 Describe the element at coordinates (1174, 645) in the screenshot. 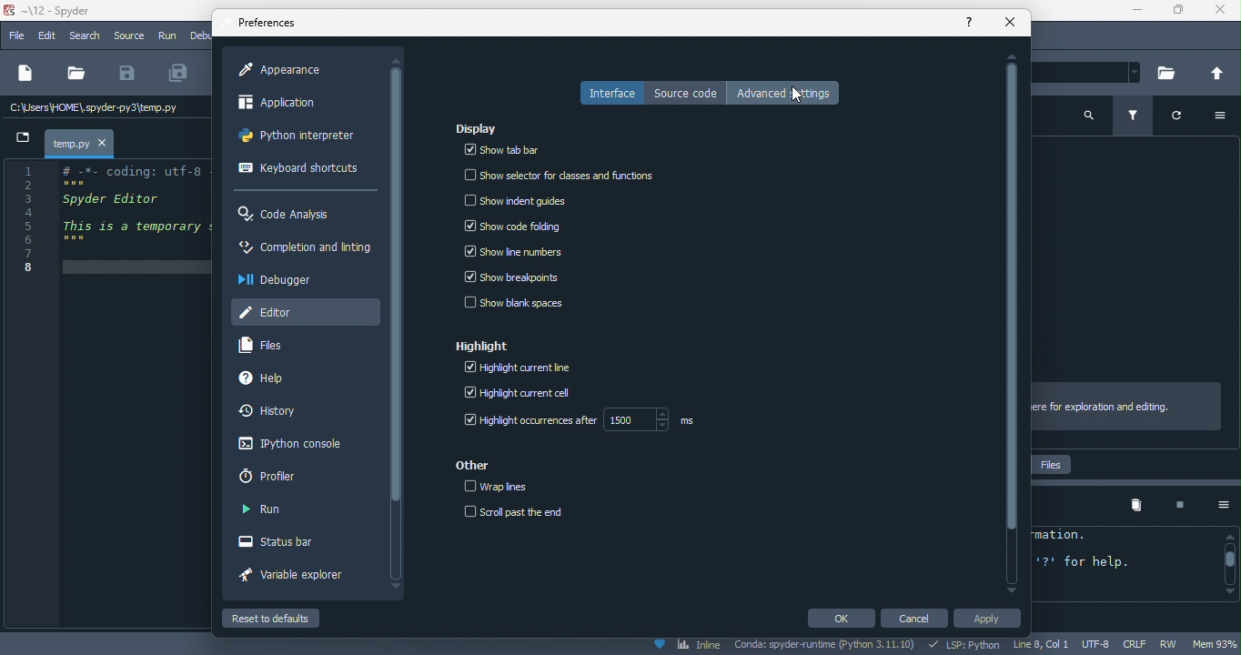

I see `rw` at that location.